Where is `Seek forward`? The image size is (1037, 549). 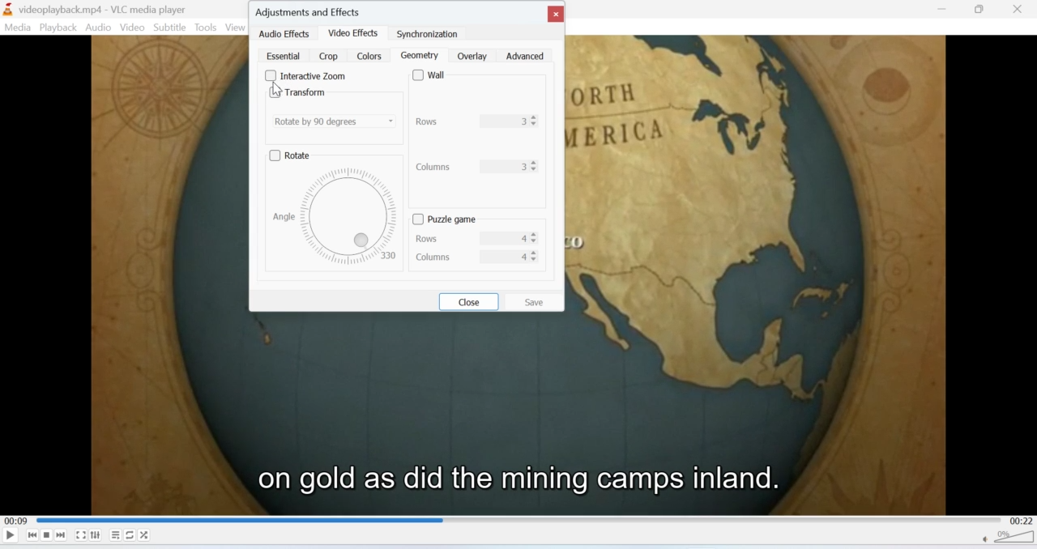 Seek forward is located at coordinates (62, 535).